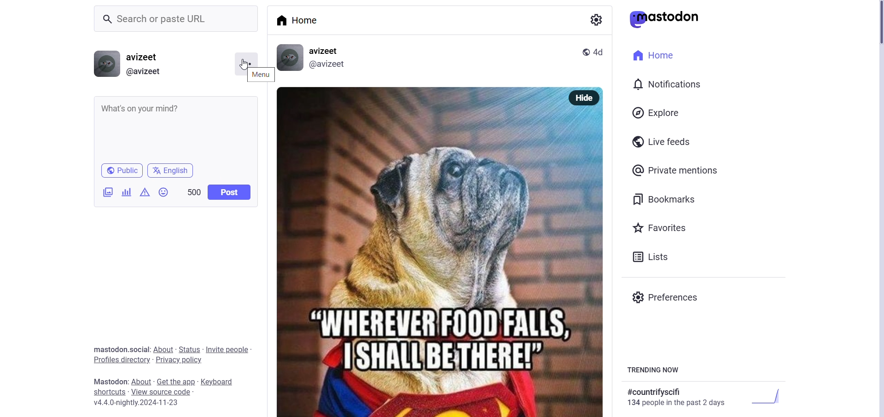 The width and height of the screenshot is (884, 417). What do you see at coordinates (172, 171) in the screenshot?
I see `language` at bounding box center [172, 171].